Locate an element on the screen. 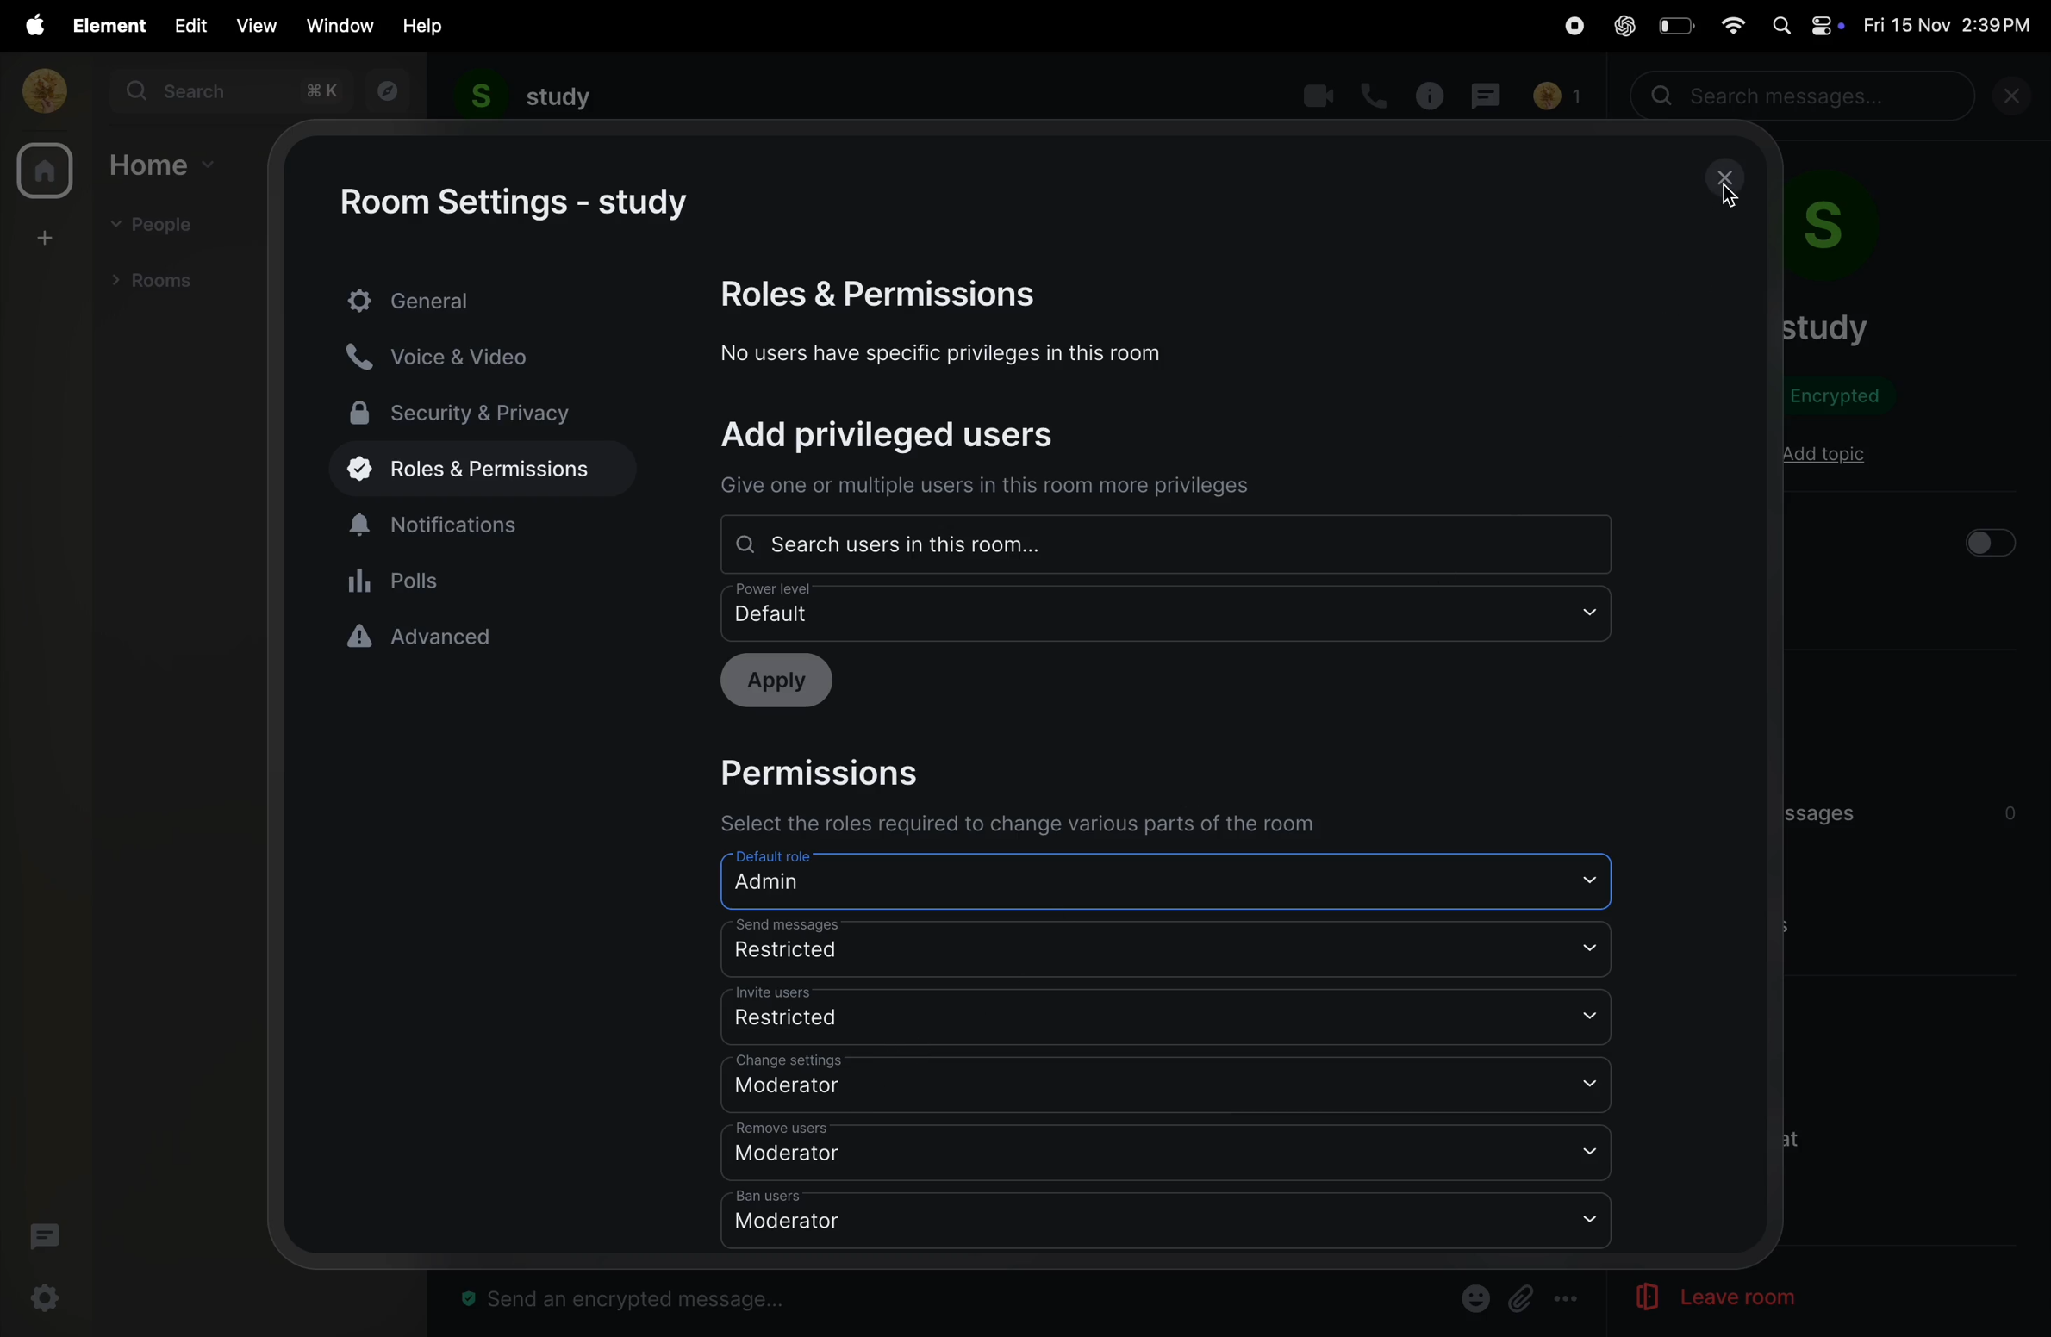 The image size is (2051, 1337). Roles and permissions is located at coordinates (885, 296).